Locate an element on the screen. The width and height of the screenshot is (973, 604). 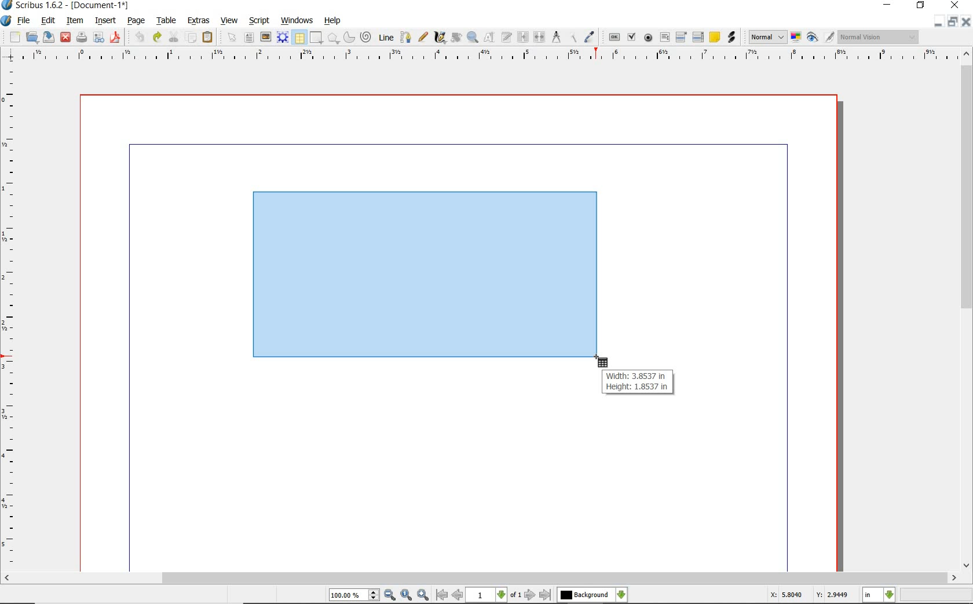
eye dropper is located at coordinates (590, 37).